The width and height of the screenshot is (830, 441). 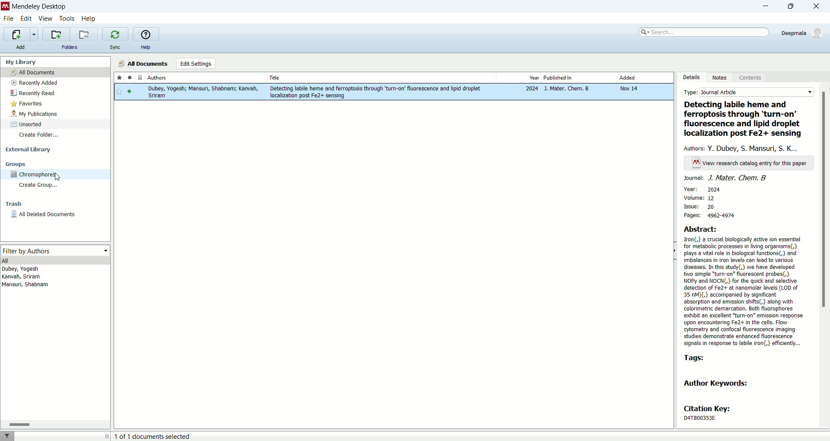 What do you see at coordinates (147, 48) in the screenshot?
I see `help` at bounding box center [147, 48].